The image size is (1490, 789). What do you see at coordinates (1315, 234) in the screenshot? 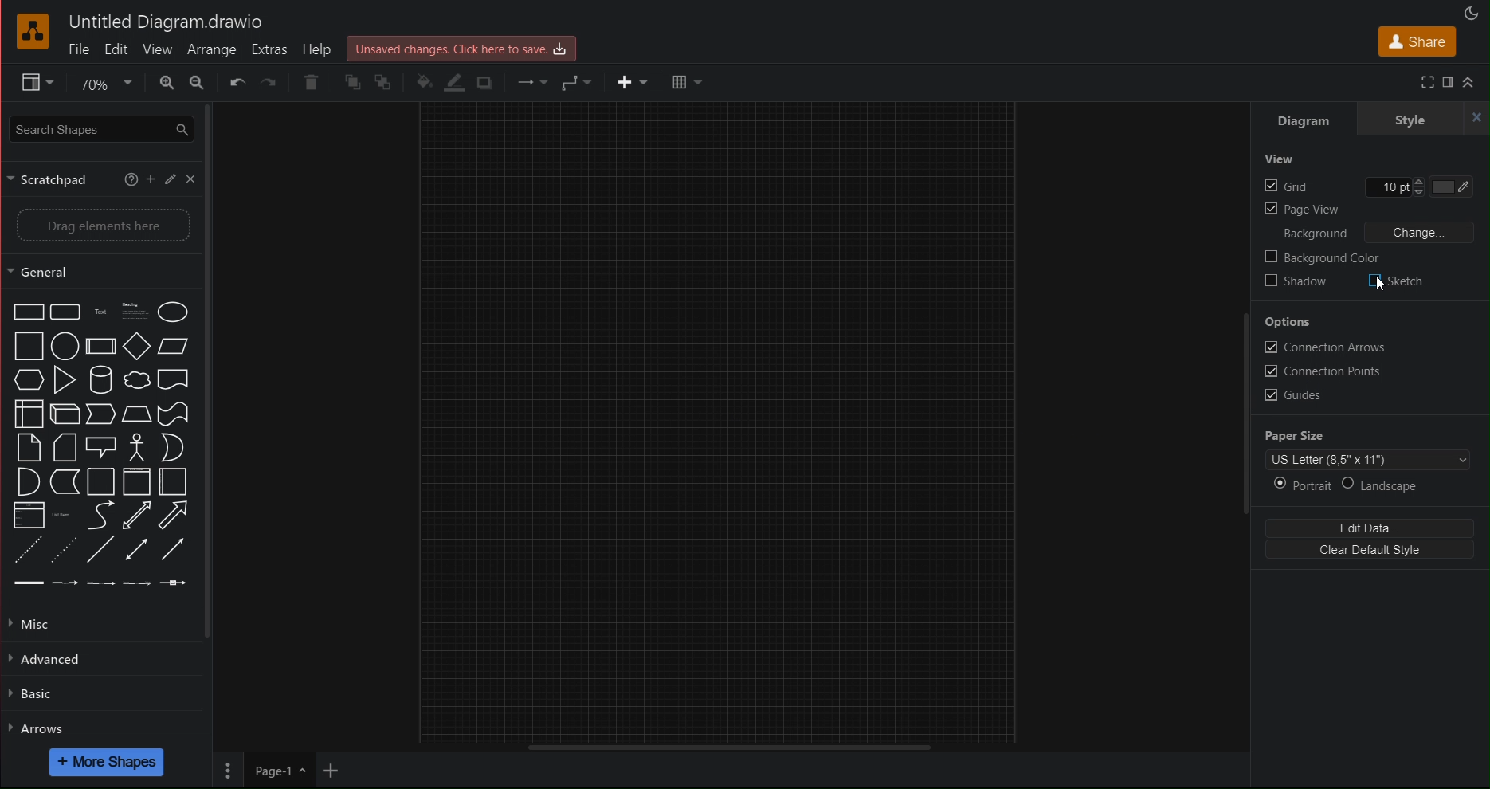
I see `Background` at bounding box center [1315, 234].